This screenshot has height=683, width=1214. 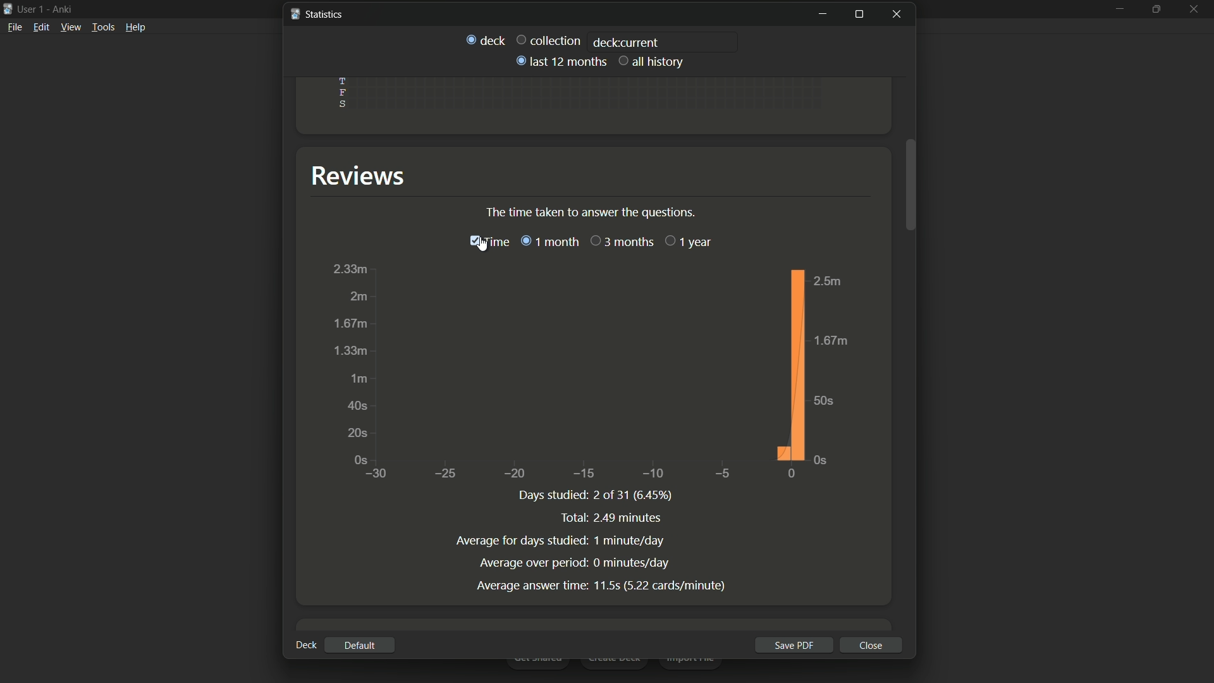 What do you see at coordinates (593, 212) in the screenshot?
I see `the number of questions you have answered` at bounding box center [593, 212].